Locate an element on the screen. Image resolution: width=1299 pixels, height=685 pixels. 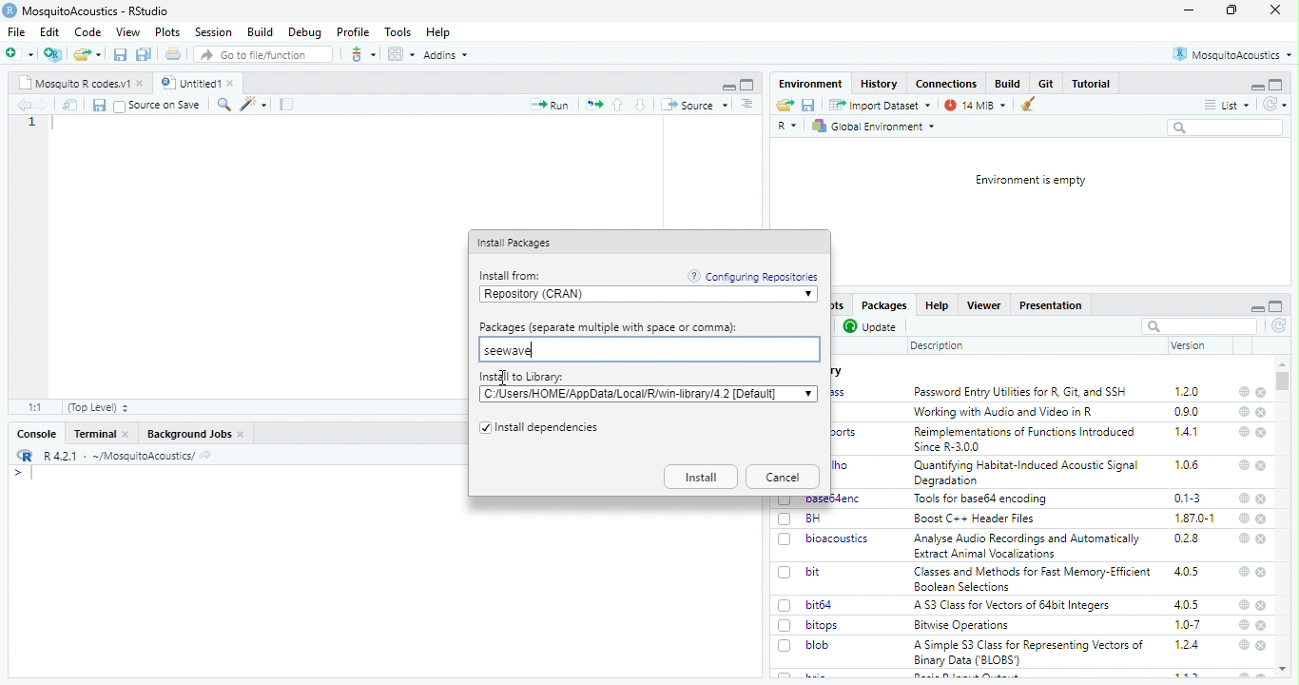
Tutorial is located at coordinates (1092, 84).